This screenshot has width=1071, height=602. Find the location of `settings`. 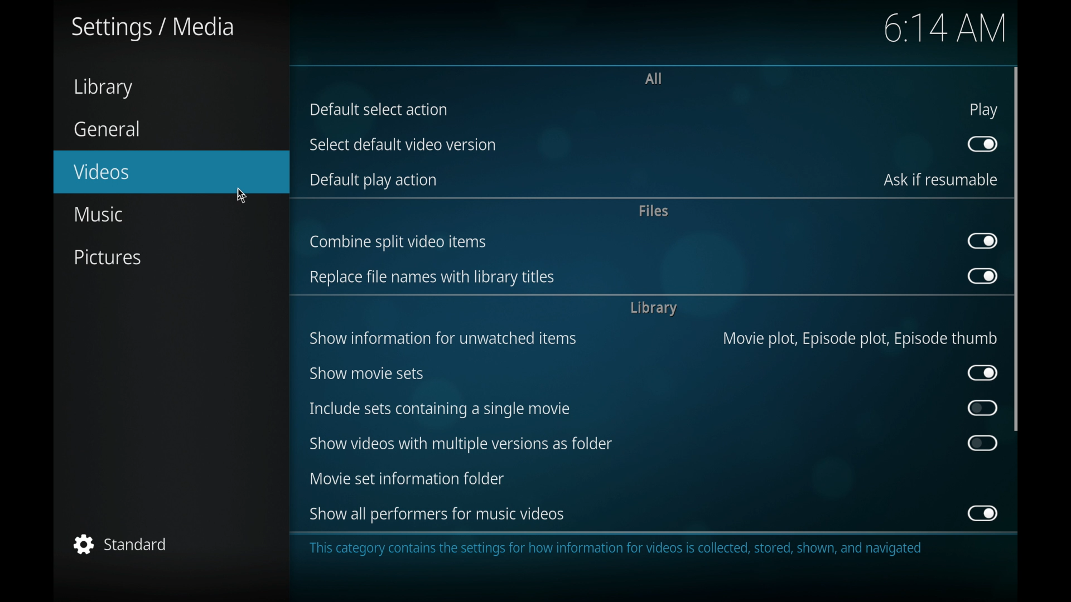

settings is located at coordinates (153, 28).